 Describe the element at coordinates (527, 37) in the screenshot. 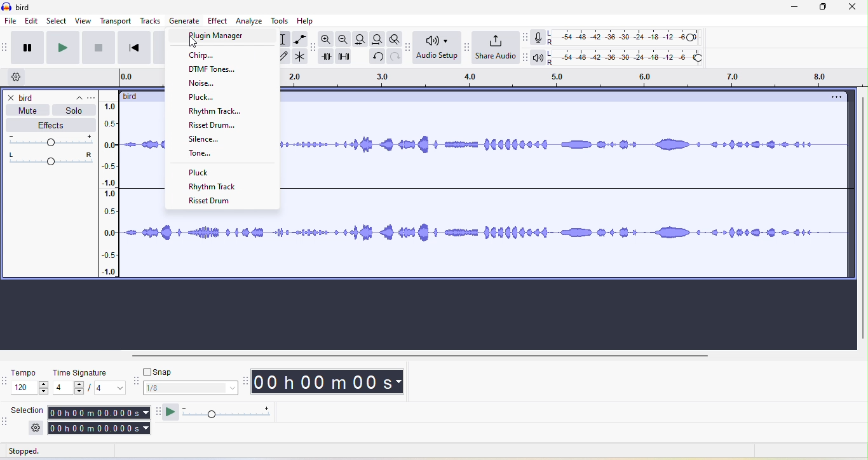

I see `audacity record meter toolbar` at that location.